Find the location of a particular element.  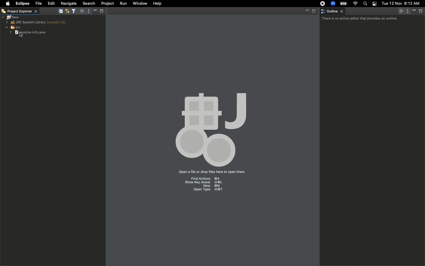

Internet is located at coordinates (355, 4).